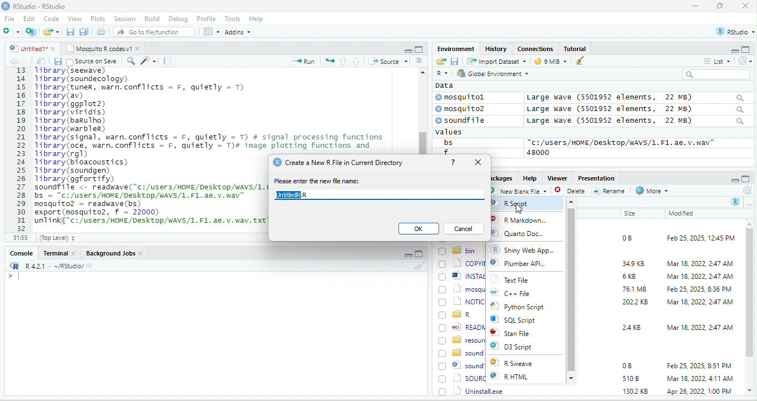 Image resolution: width=757 pixels, height=401 pixels. What do you see at coordinates (747, 178) in the screenshot?
I see `maximize` at bounding box center [747, 178].